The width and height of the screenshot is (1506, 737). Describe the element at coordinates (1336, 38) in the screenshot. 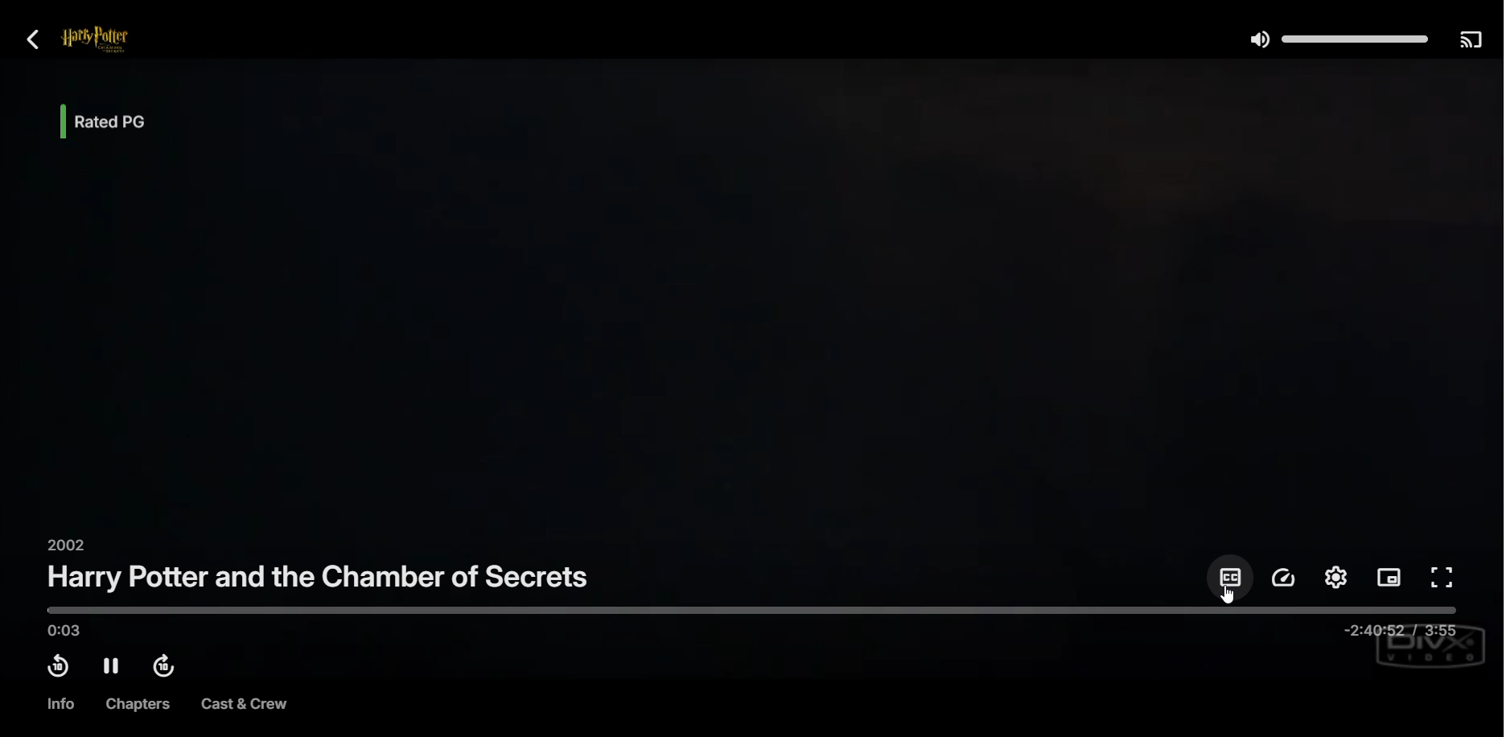

I see `Set Volume` at that location.